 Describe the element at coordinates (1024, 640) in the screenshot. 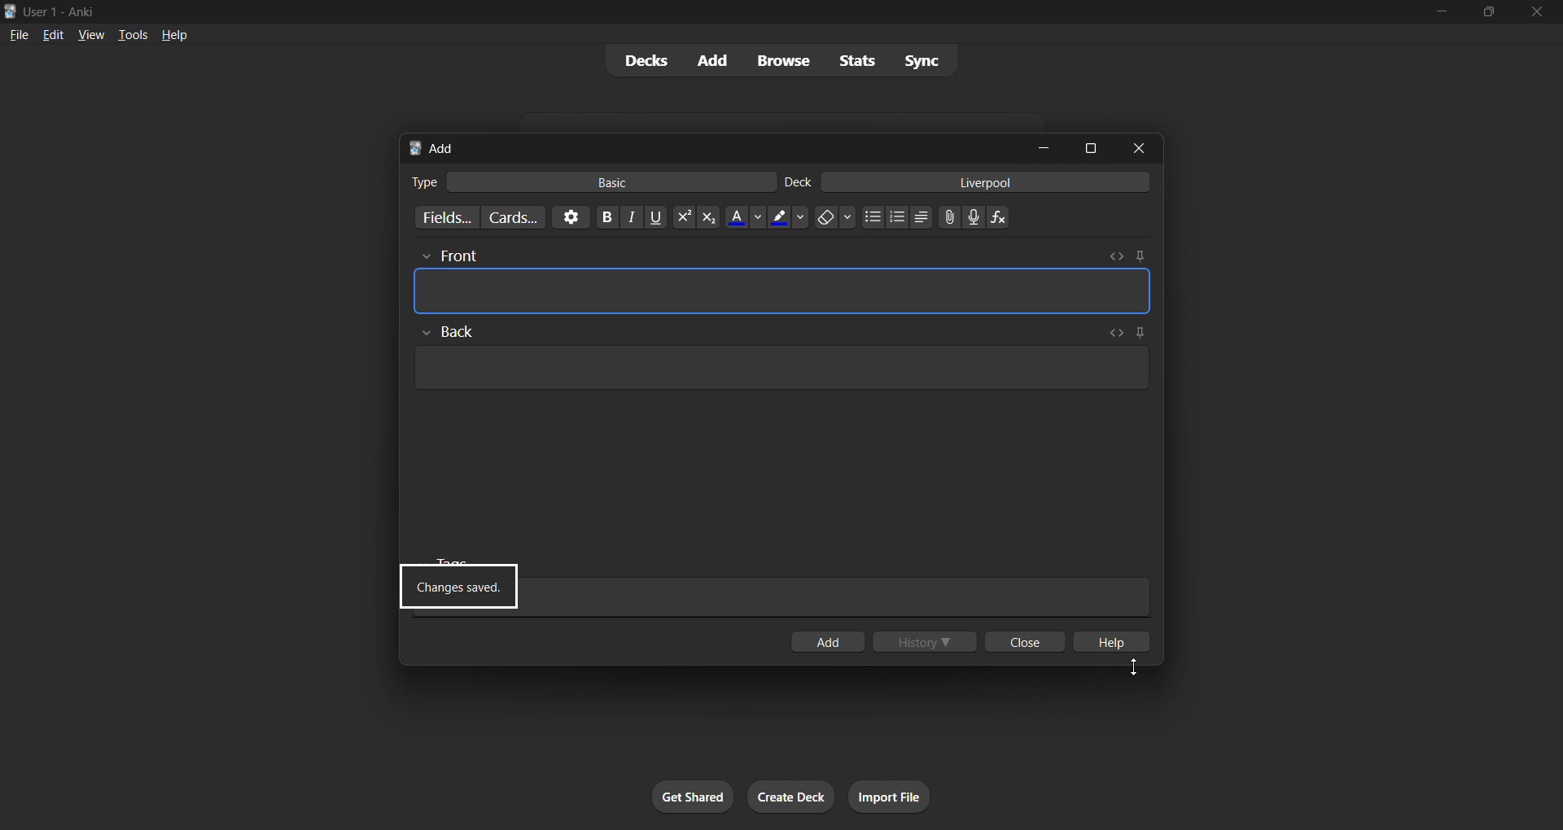

I see `close` at that location.